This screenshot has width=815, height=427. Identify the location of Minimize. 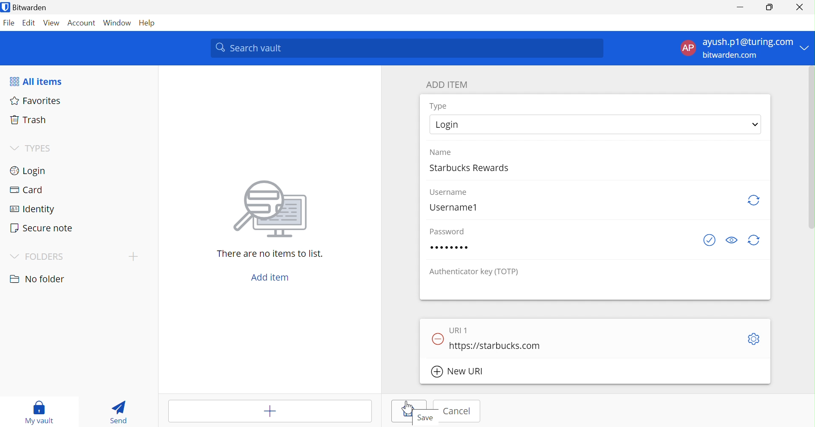
(741, 5).